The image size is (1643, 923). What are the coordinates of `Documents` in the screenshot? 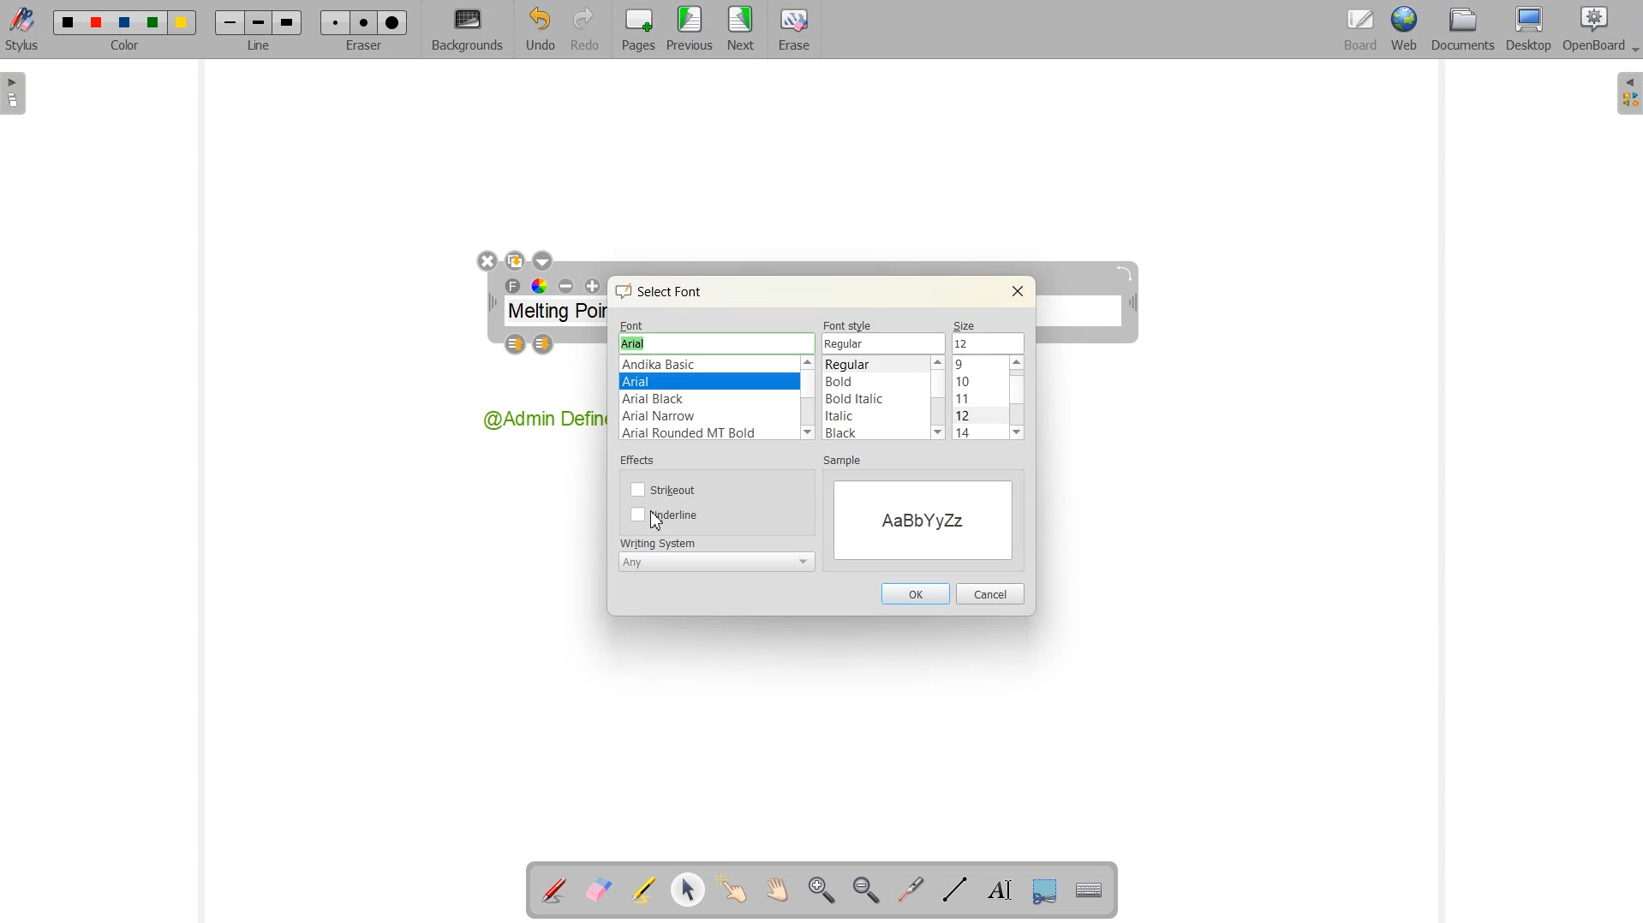 It's located at (1462, 30).